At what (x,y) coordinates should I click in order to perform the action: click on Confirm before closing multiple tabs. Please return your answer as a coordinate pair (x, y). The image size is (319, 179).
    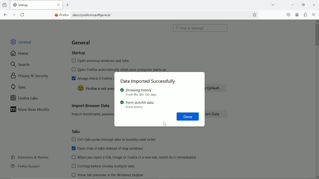
    Looking at the image, I should click on (103, 166).